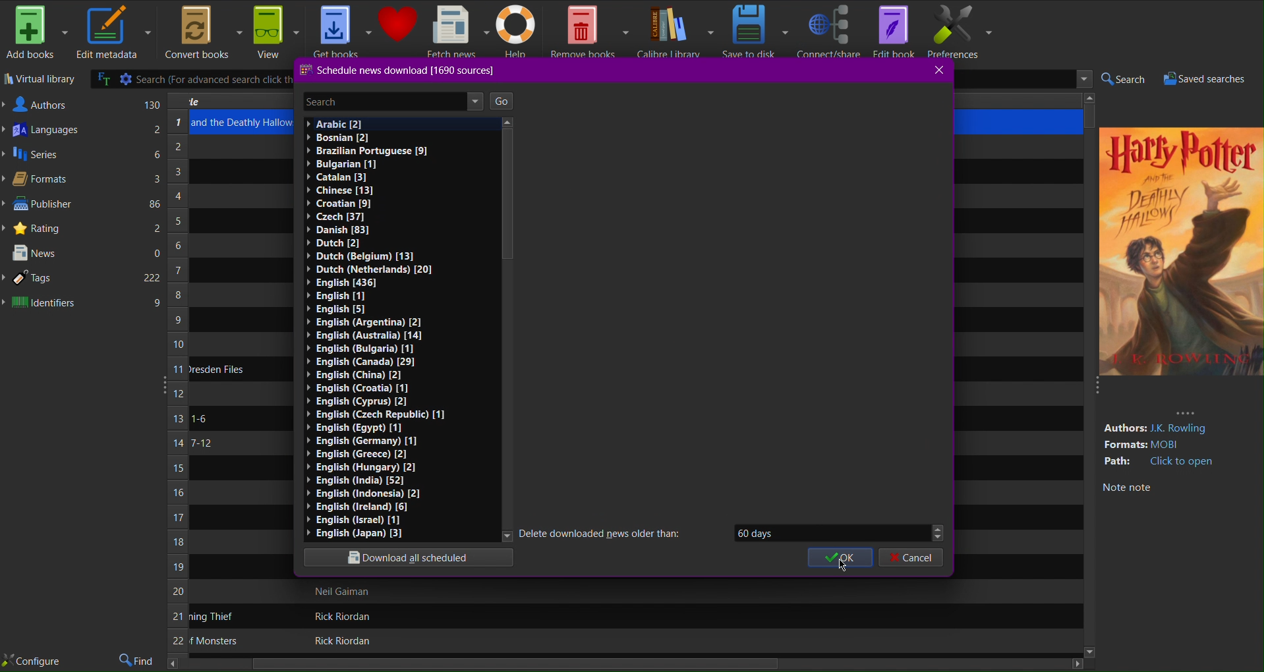 This screenshot has height=672, width=1264. Describe the element at coordinates (1124, 445) in the screenshot. I see `Formats :` at that location.